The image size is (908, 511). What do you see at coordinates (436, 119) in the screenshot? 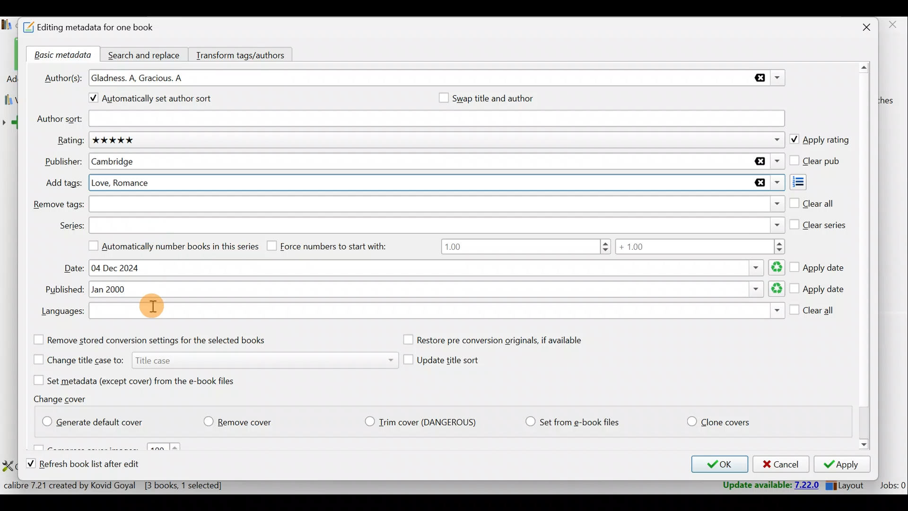
I see `Author sort` at bounding box center [436, 119].